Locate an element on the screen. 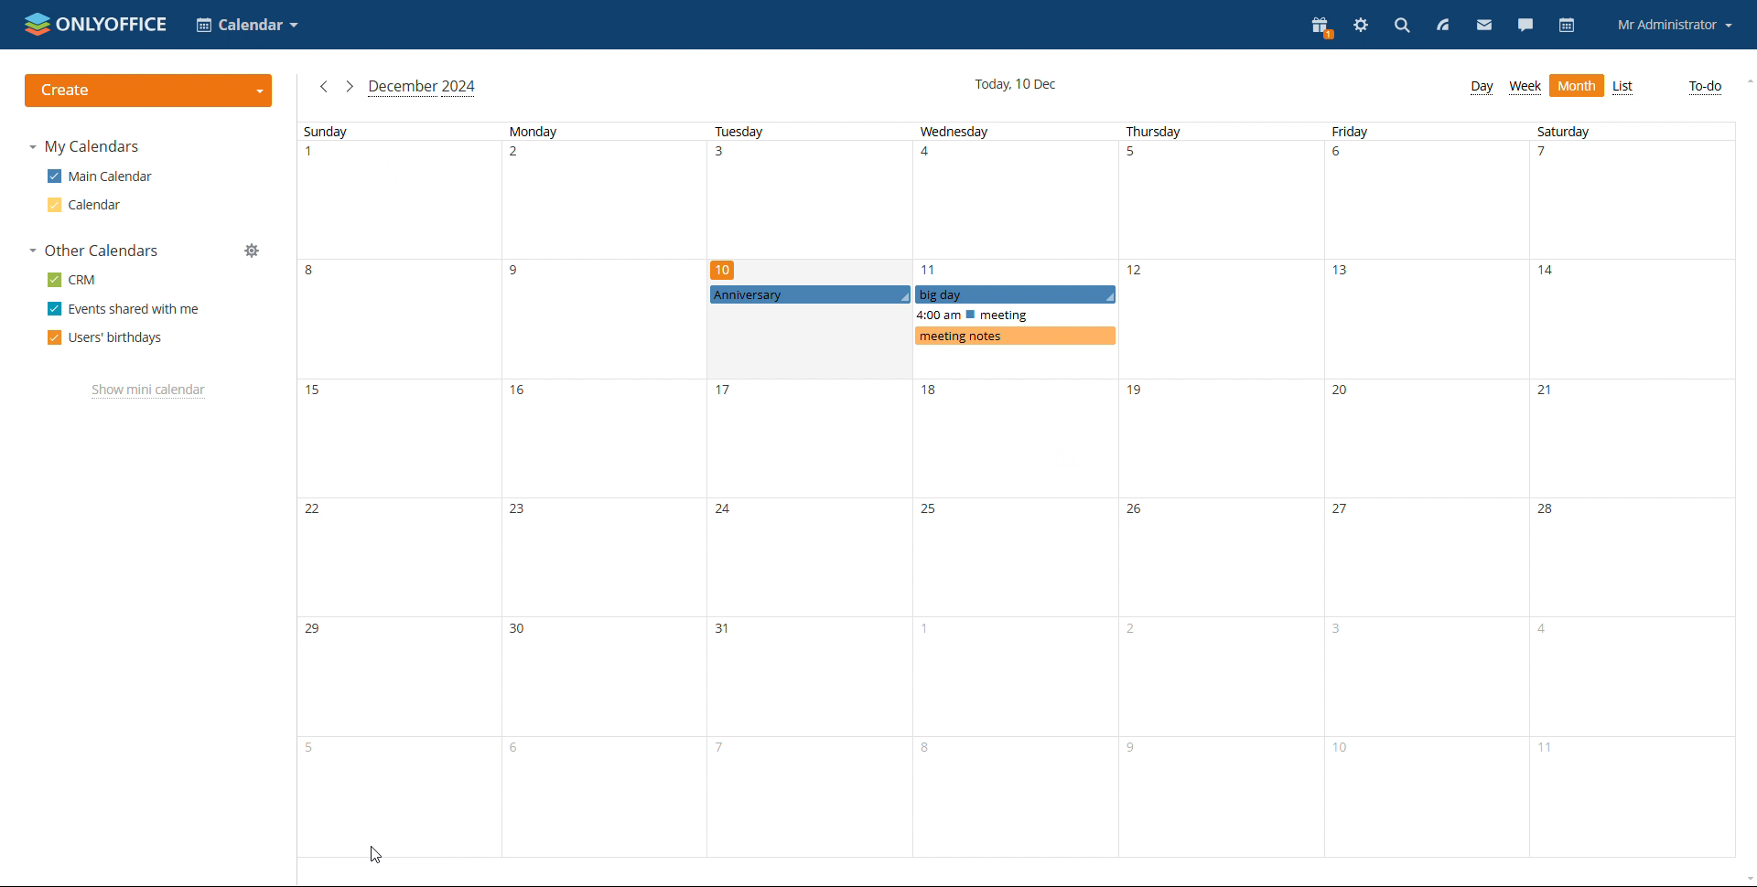 This screenshot has width=1757, height=887. account is located at coordinates (1675, 24).